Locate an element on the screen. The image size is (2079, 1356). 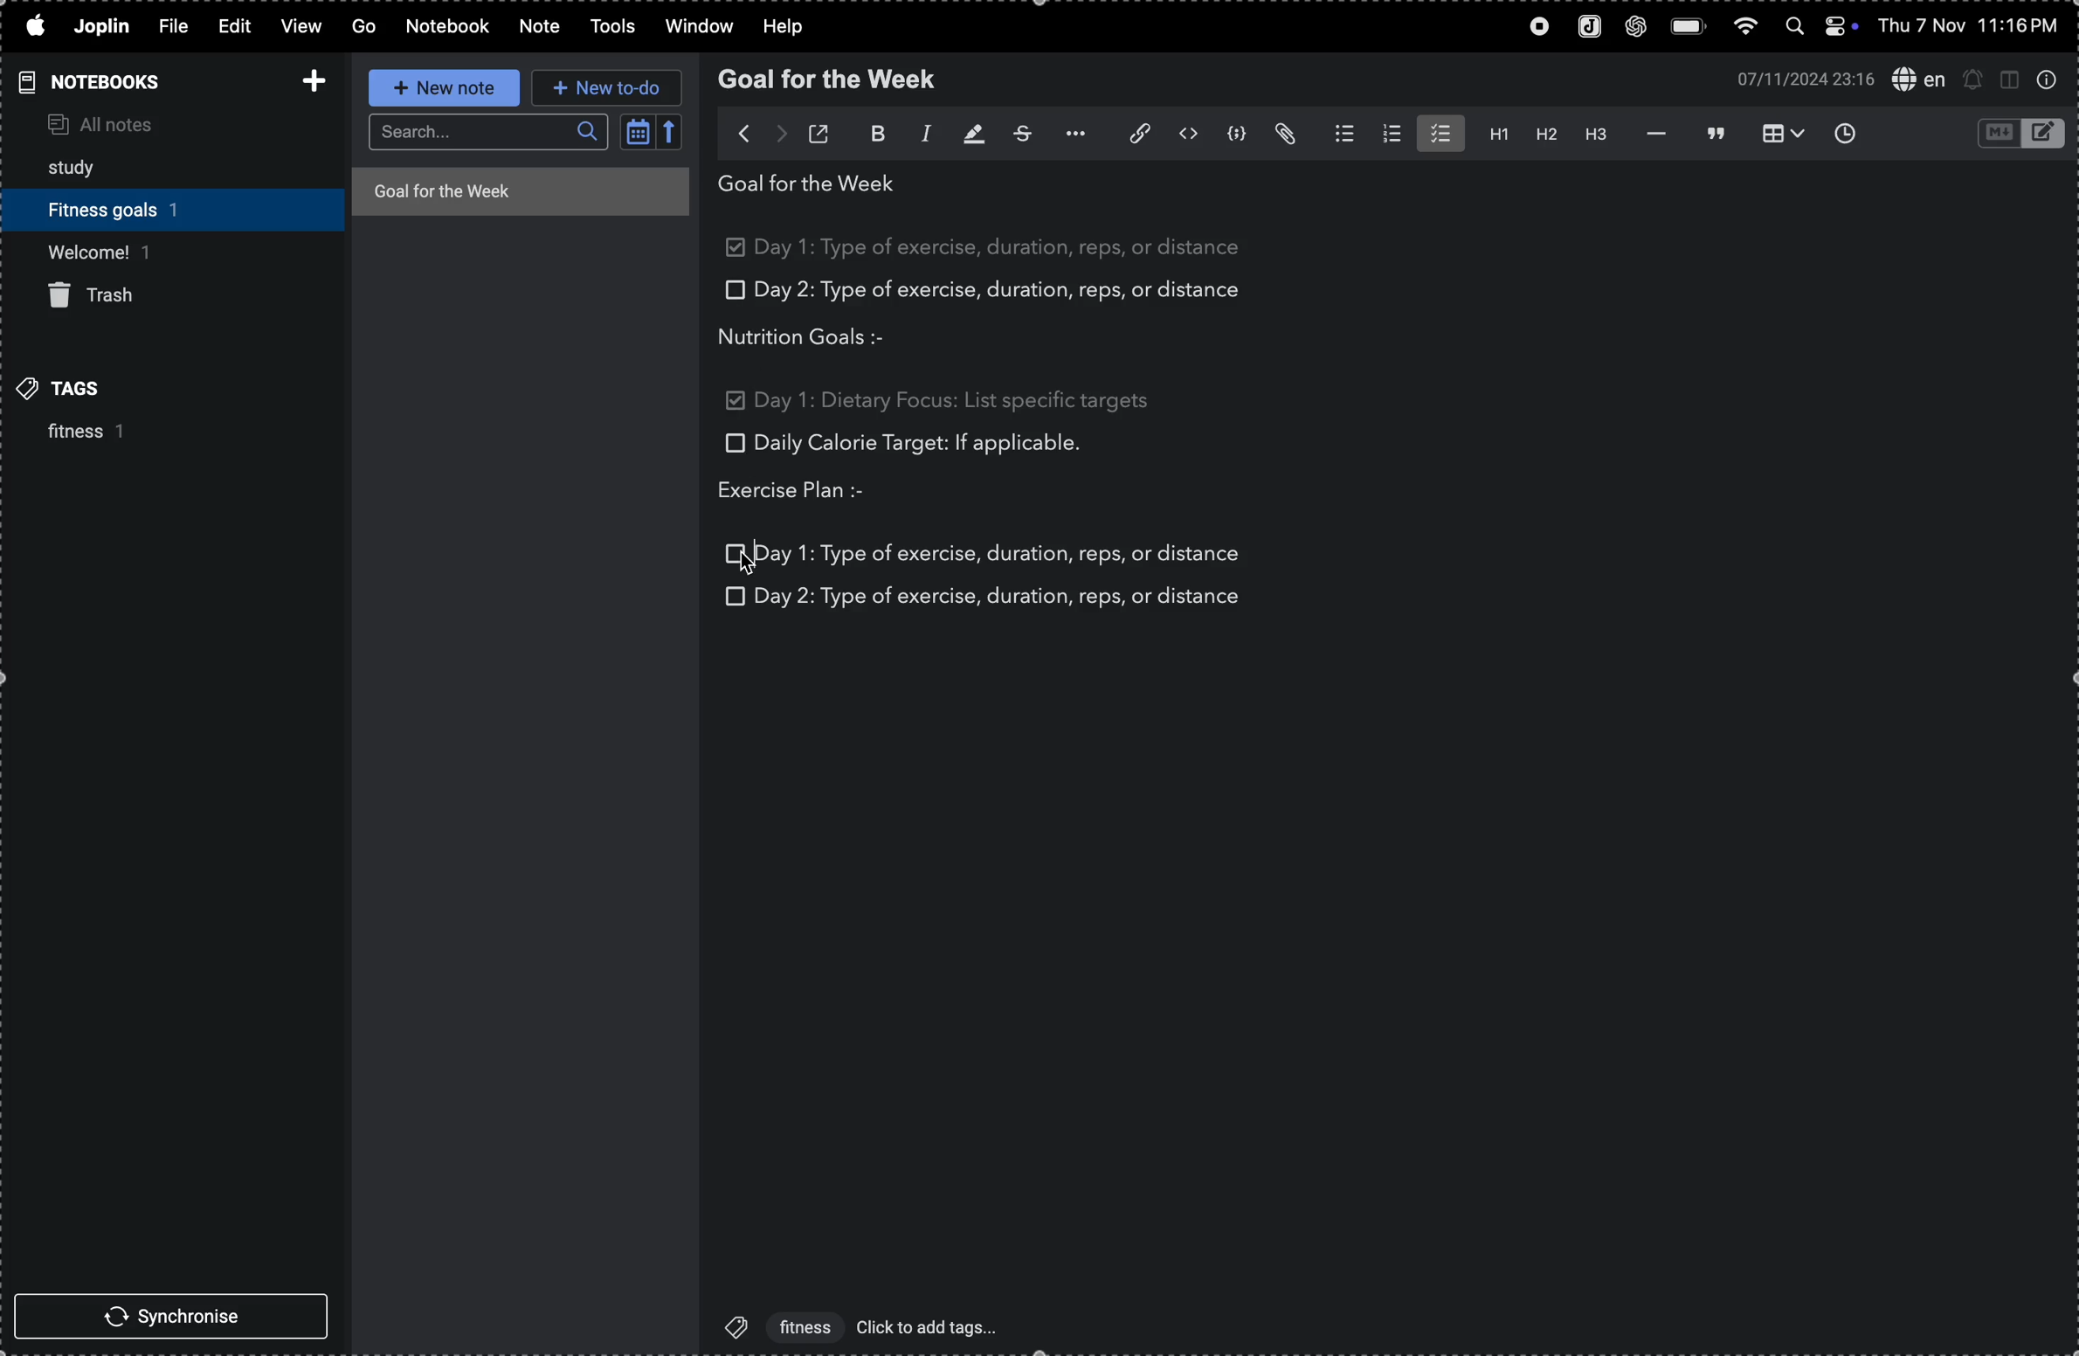
GO is located at coordinates (365, 25).